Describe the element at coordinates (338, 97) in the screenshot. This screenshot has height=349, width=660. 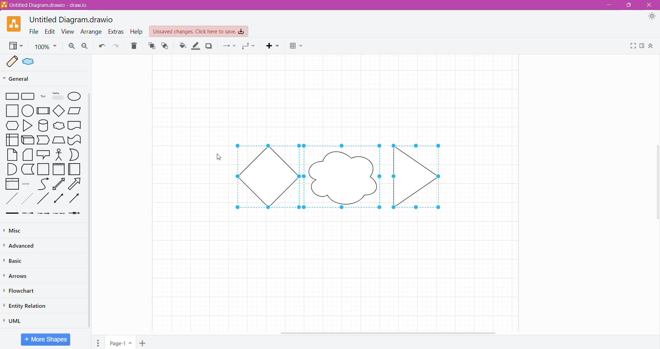
I see `Canvas area` at that location.